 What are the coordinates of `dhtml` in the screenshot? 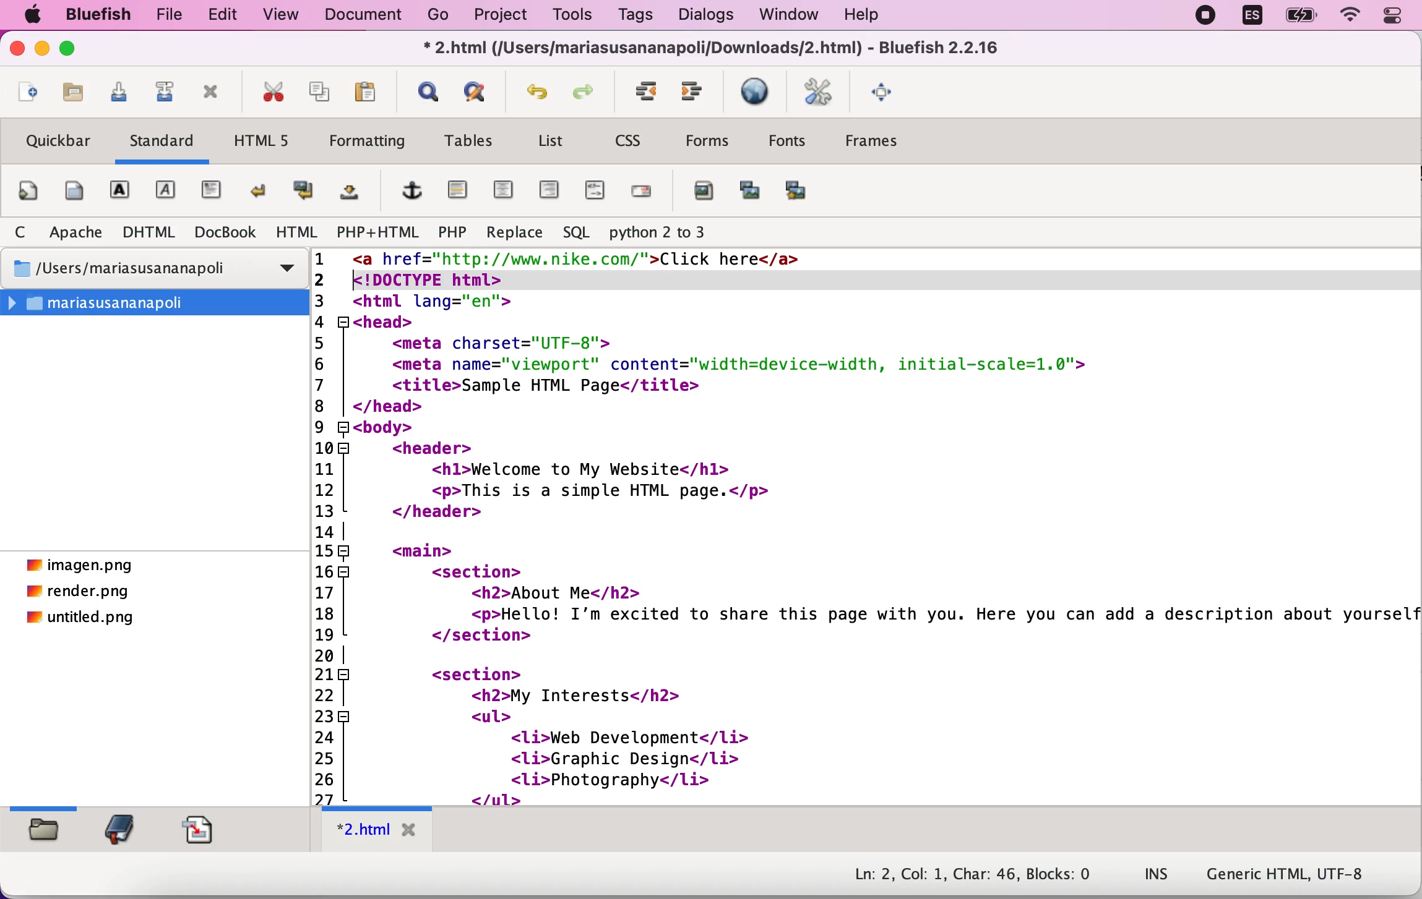 It's located at (145, 231).